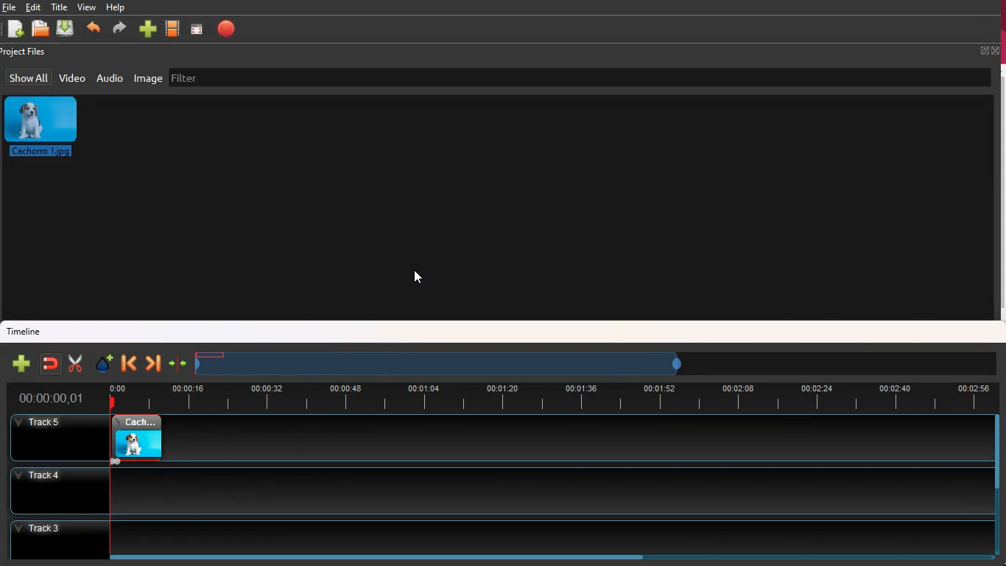 This screenshot has width=1006, height=566. Describe the element at coordinates (74, 362) in the screenshot. I see `cut` at that location.